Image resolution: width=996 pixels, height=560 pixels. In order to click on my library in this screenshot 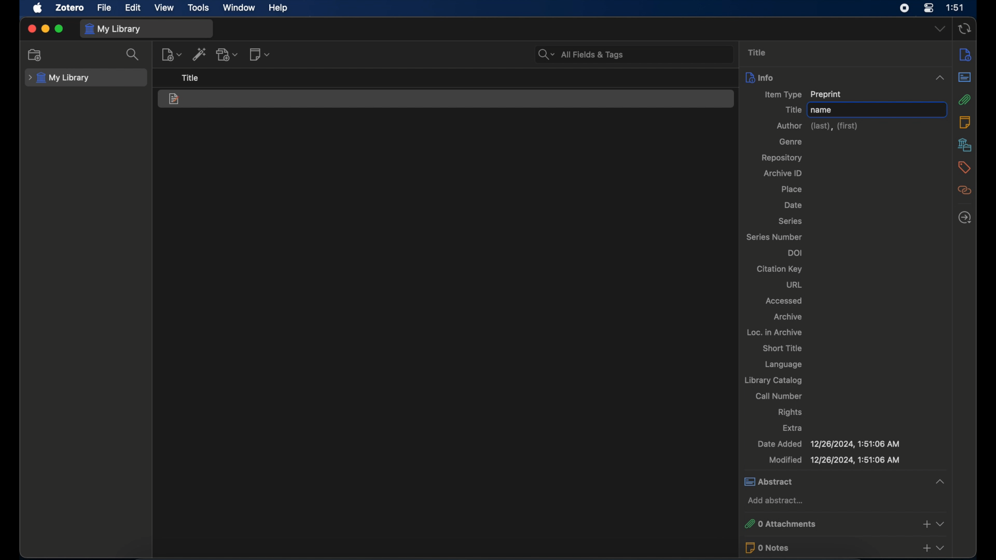, I will do `click(113, 29)`.